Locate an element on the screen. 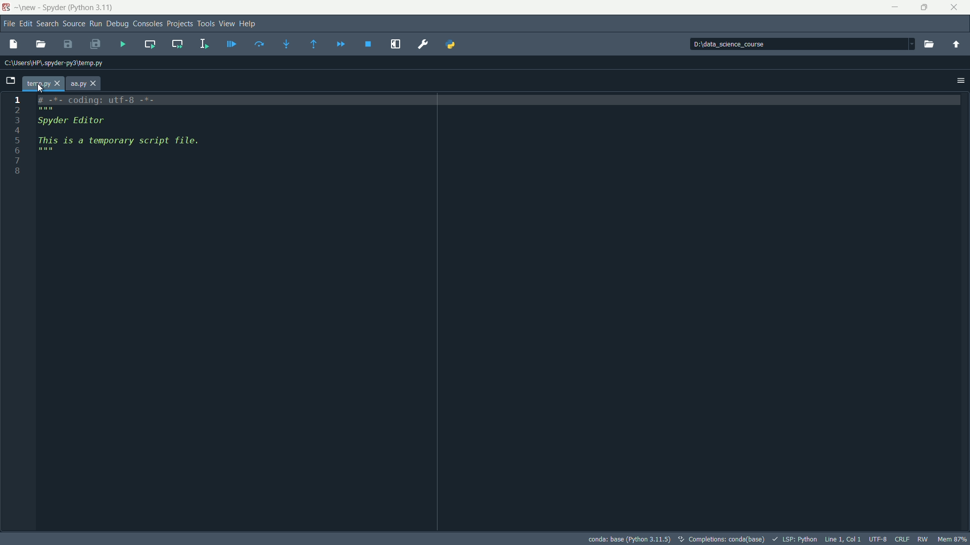 The width and height of the screenshot is (970, 545). maximize current pane is located at coordinates (396, 44).